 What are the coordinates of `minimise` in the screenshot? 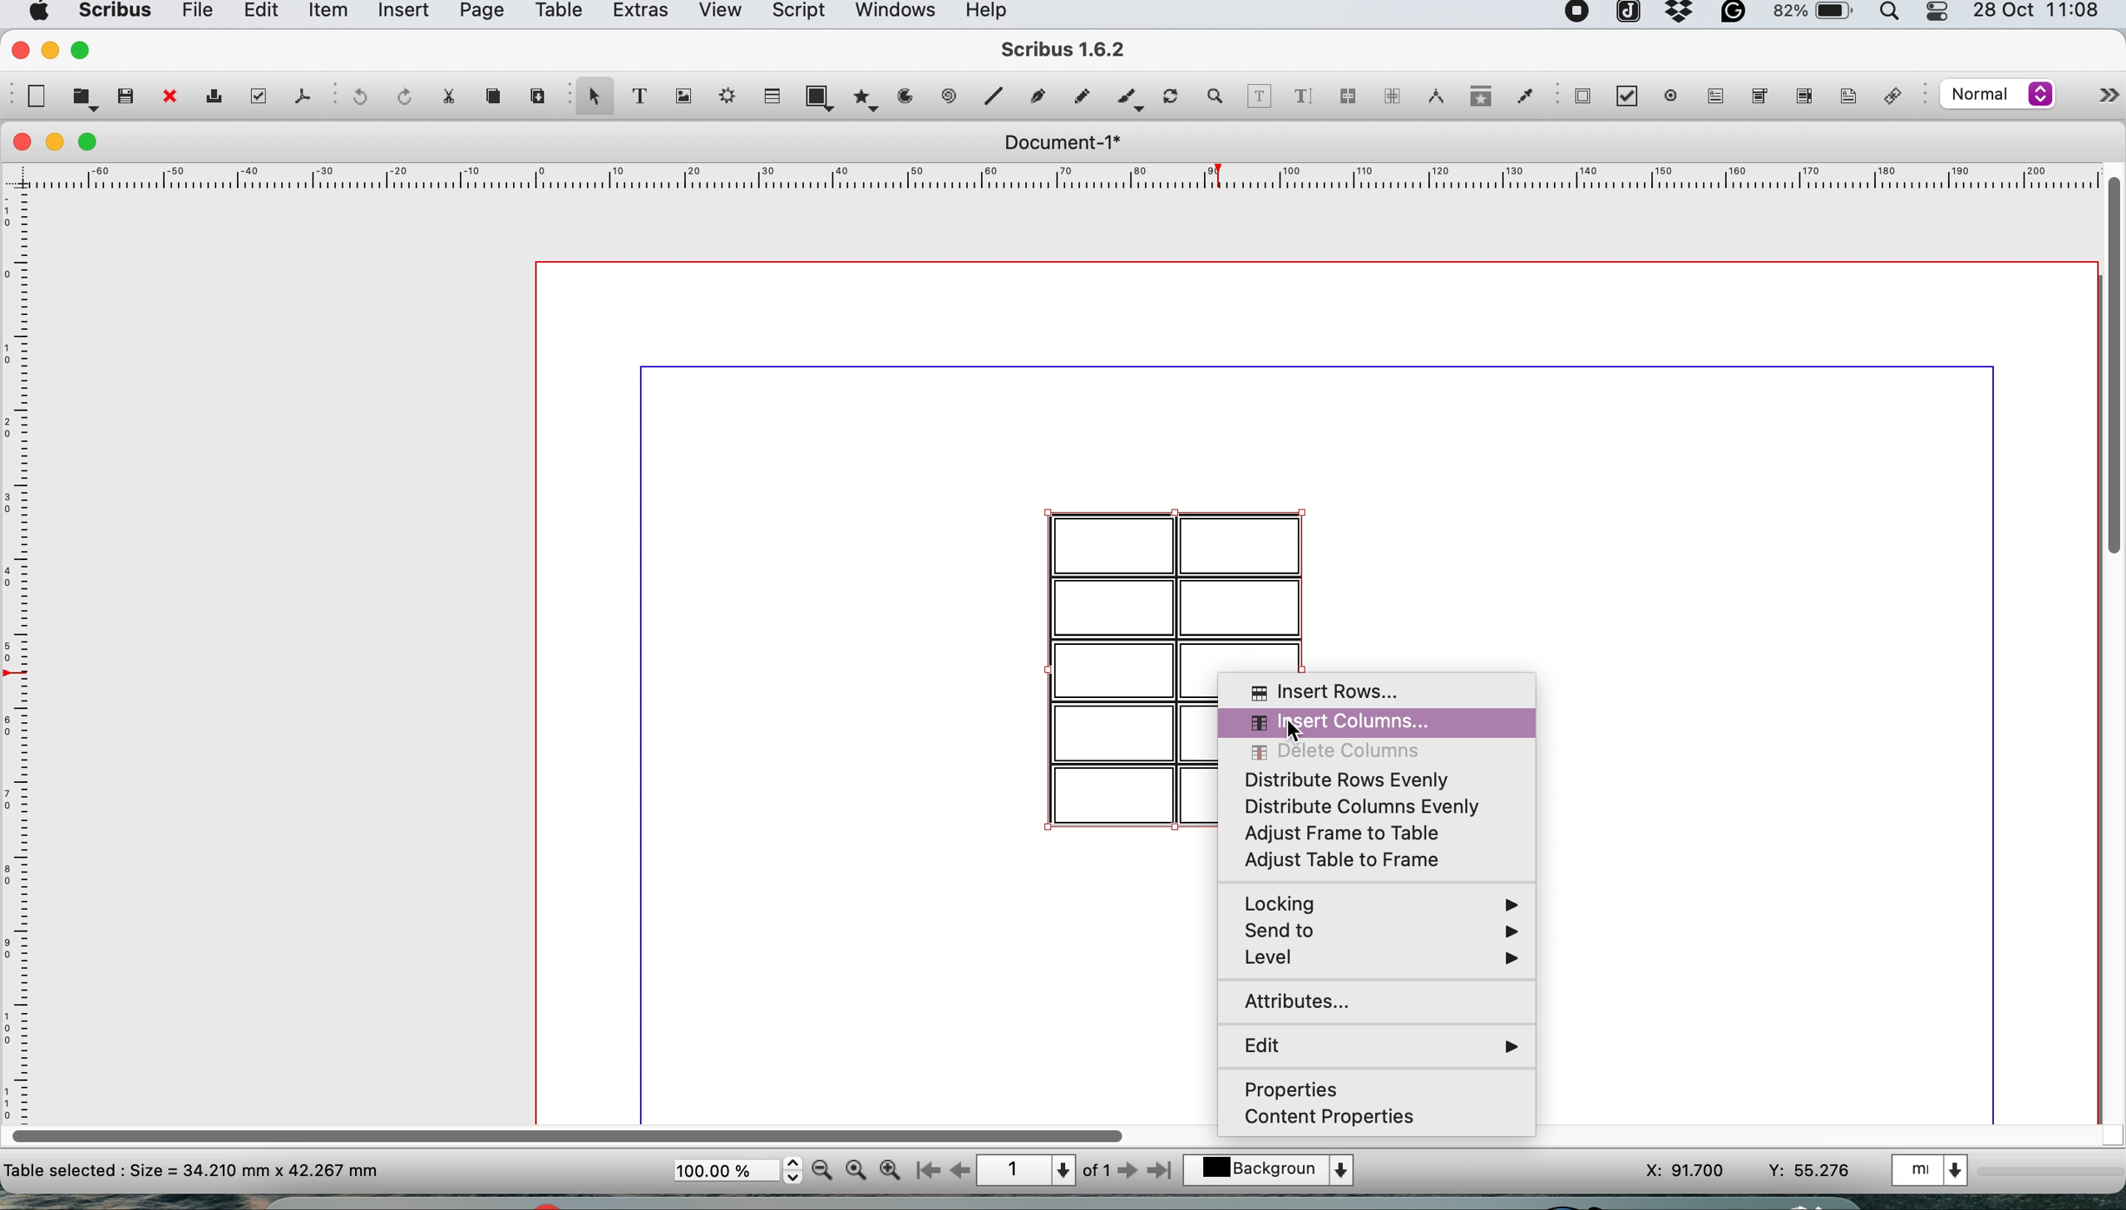 It's located at (57, 143).